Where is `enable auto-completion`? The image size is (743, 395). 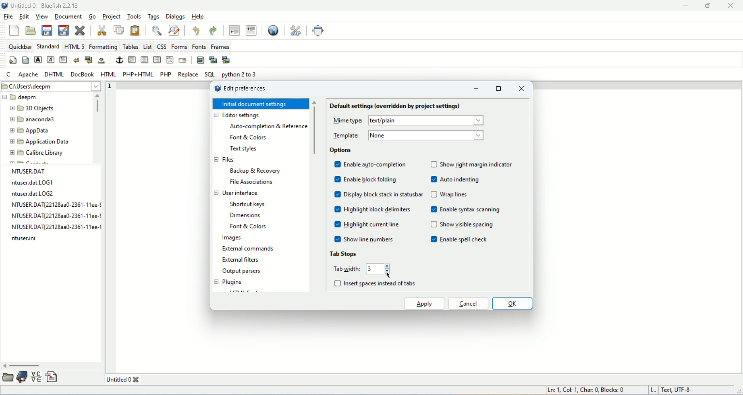 enable auto-completion is located at coordinates (377, 165).